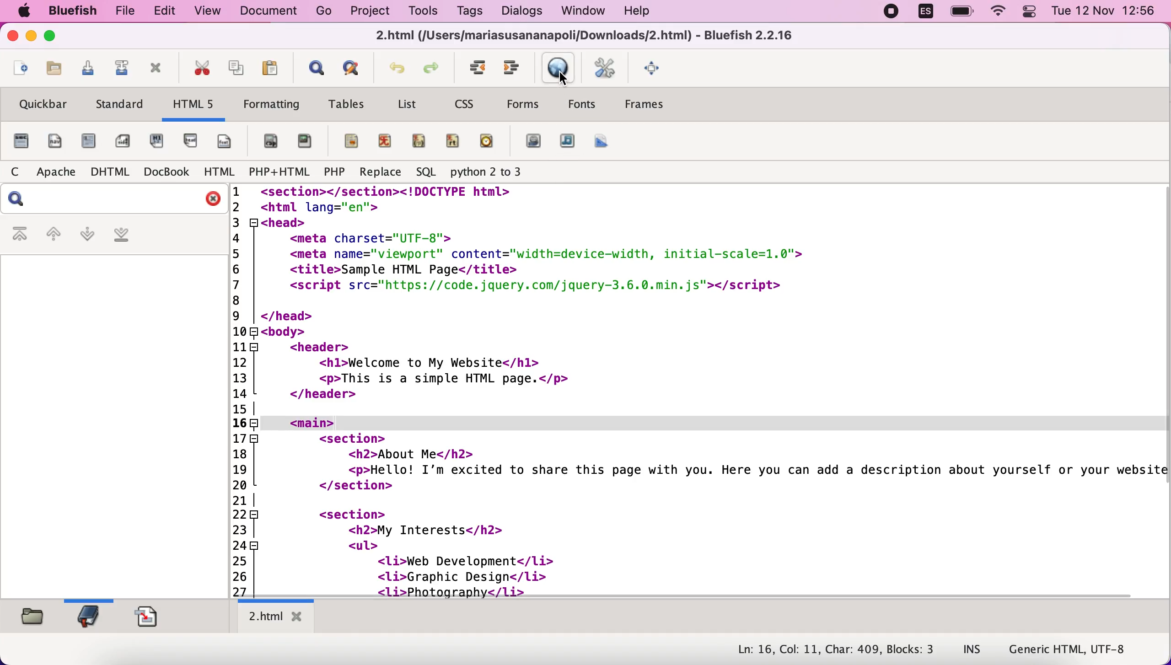 Image resolution: width=1171 pixels, height=665 pixels. Describe the element at coordinates (1101, 14) in the screenshot. I see `Tue 12 Nov 12:56` at that location.